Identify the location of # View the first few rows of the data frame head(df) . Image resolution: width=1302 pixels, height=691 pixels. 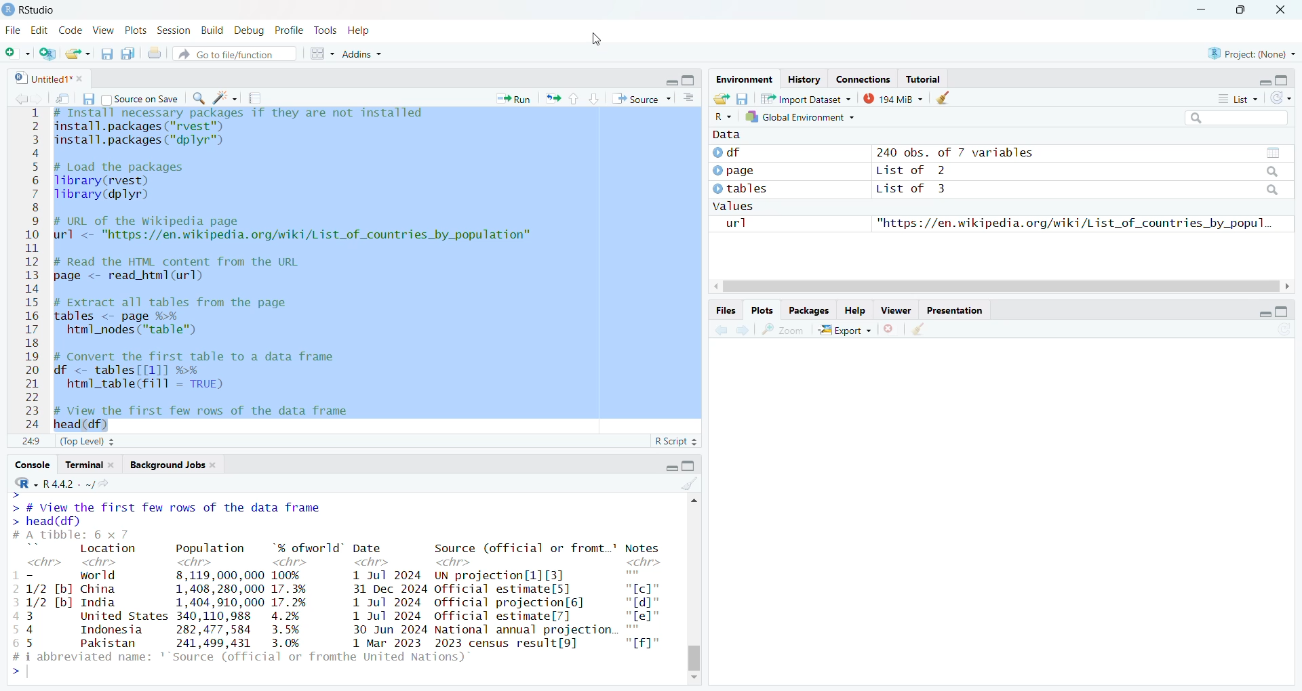
(220, 417).